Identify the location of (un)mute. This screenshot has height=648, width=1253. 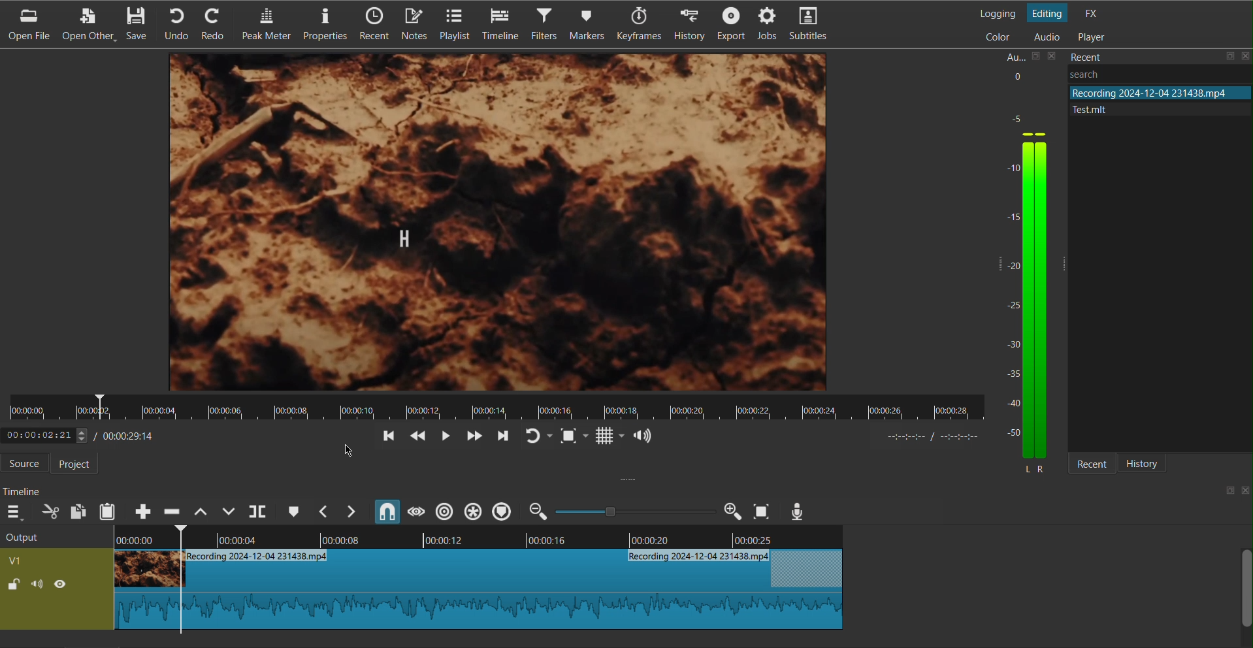
(39, 583).